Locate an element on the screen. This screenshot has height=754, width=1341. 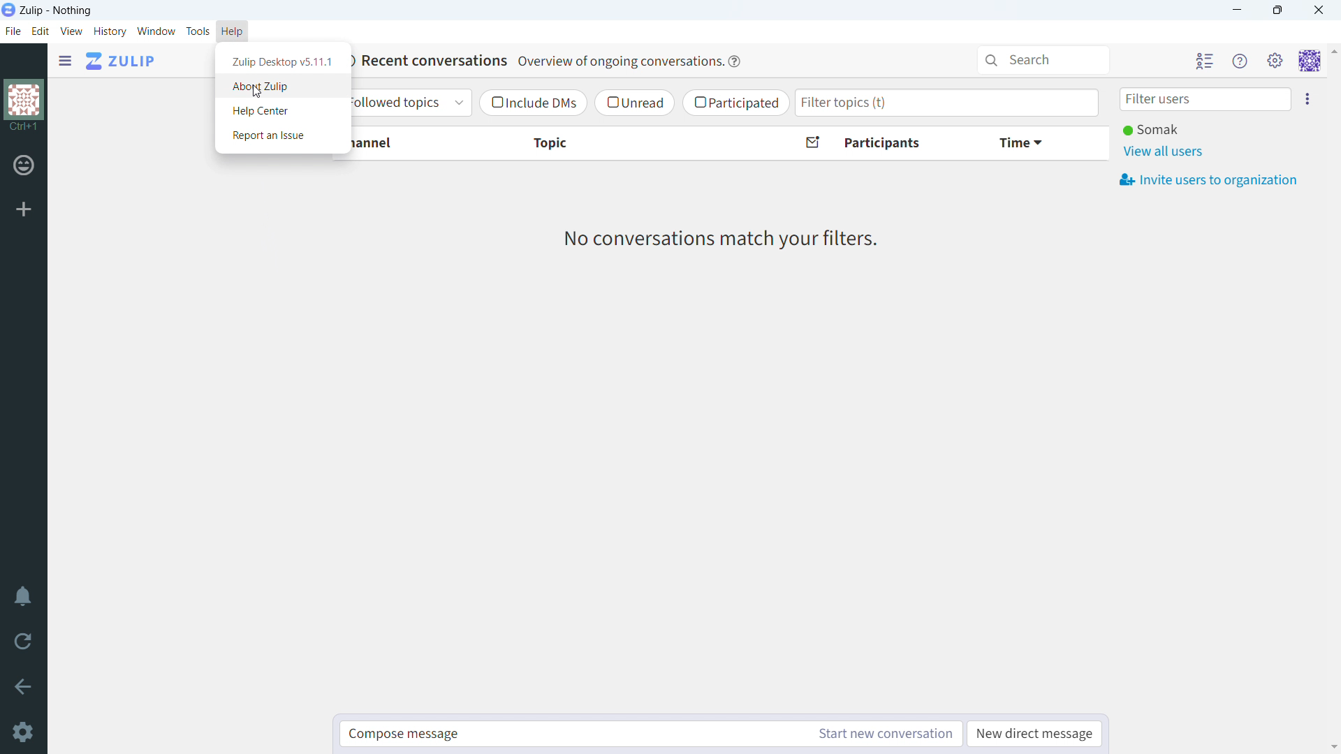
help menu is located at coordinates (1239, 60).